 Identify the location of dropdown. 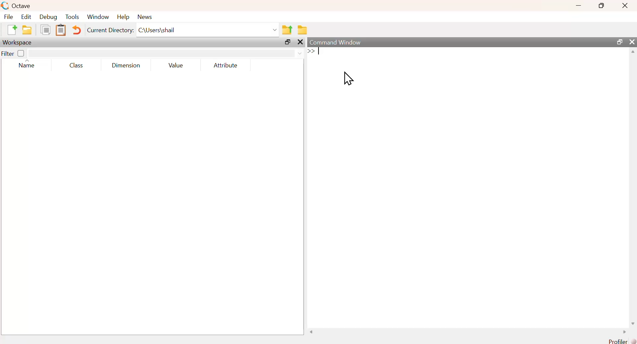
(274, 30).